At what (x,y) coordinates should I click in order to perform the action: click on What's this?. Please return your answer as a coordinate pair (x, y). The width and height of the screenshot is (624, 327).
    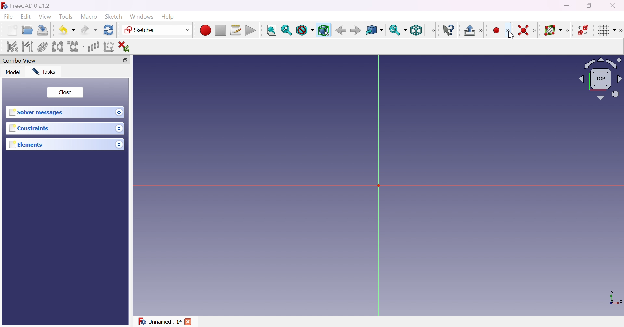
    Looking at the image, I should click on (448, 30).